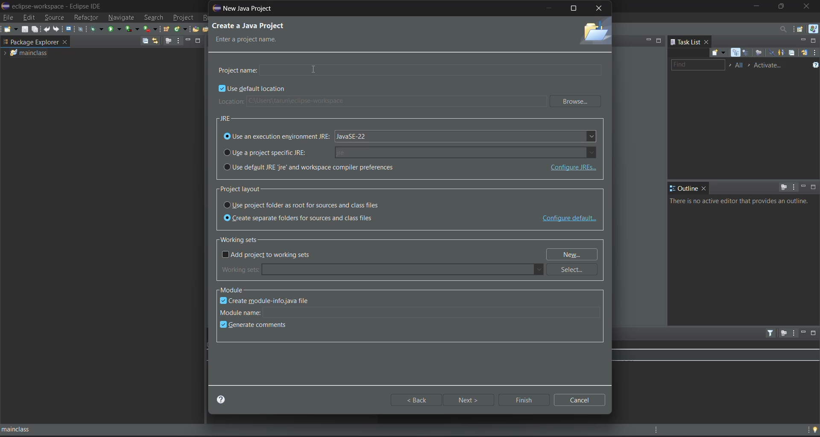 The image size is (820, 437). Describe the element at coordinates (410, 69) in the screenshot. I see `project name` at that location.